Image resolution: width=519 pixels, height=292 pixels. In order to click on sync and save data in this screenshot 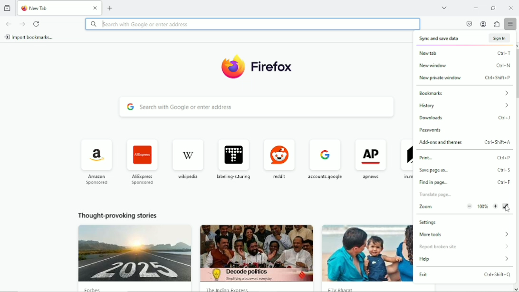, I will do `click(442, 38)`.